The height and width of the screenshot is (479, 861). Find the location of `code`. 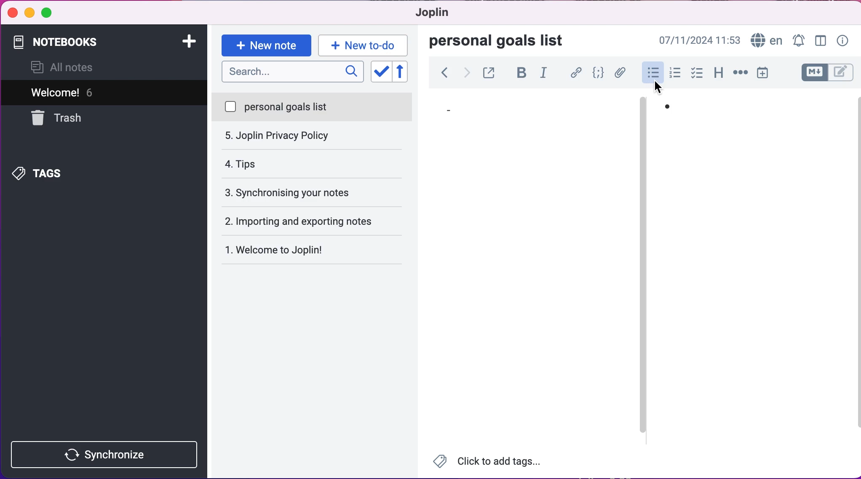

code is located at coordinates (597, 73).